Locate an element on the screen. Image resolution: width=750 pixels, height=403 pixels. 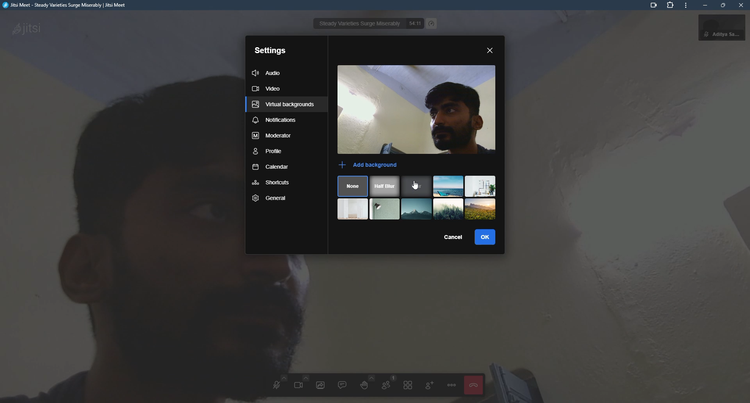
moderator is located at coordinates (272, 137).